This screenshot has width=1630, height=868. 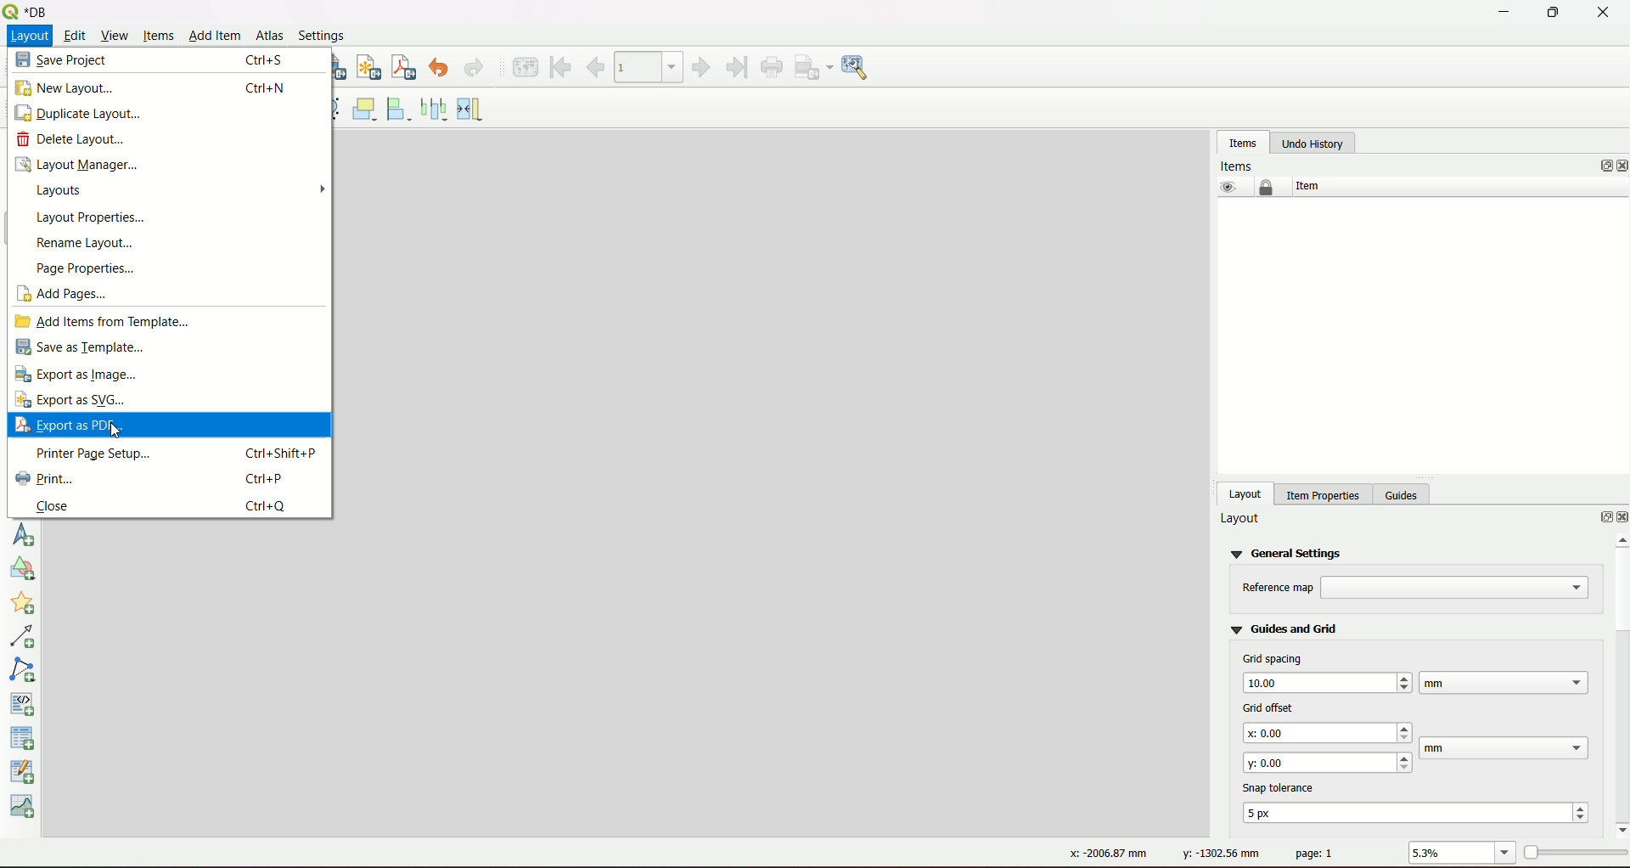 I want to click on text box, so click(x=1456, y=588).